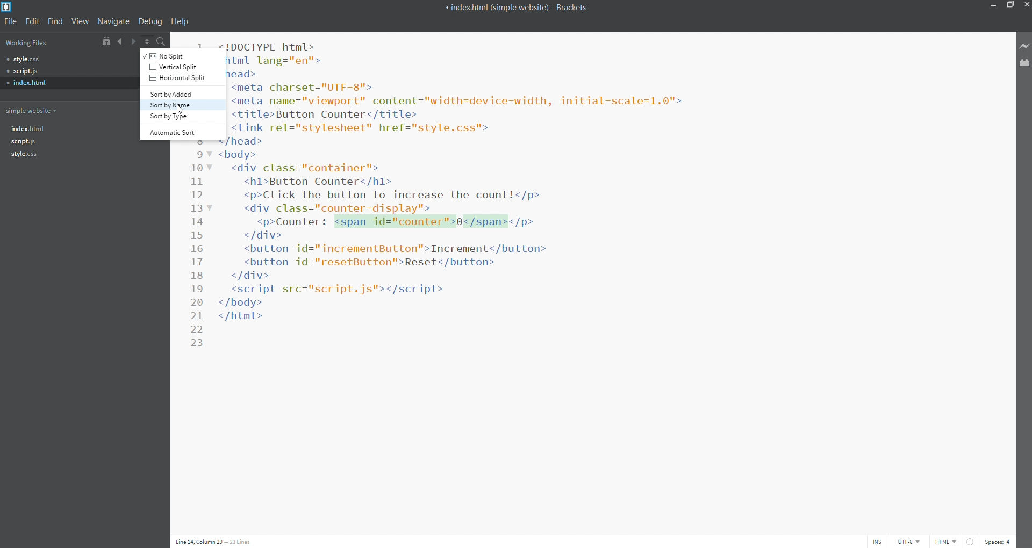 The height and width of the screenshot is (548, 1032). Describe the element at coordinates (972, 542) in the screenshot. I see `error` at that location.